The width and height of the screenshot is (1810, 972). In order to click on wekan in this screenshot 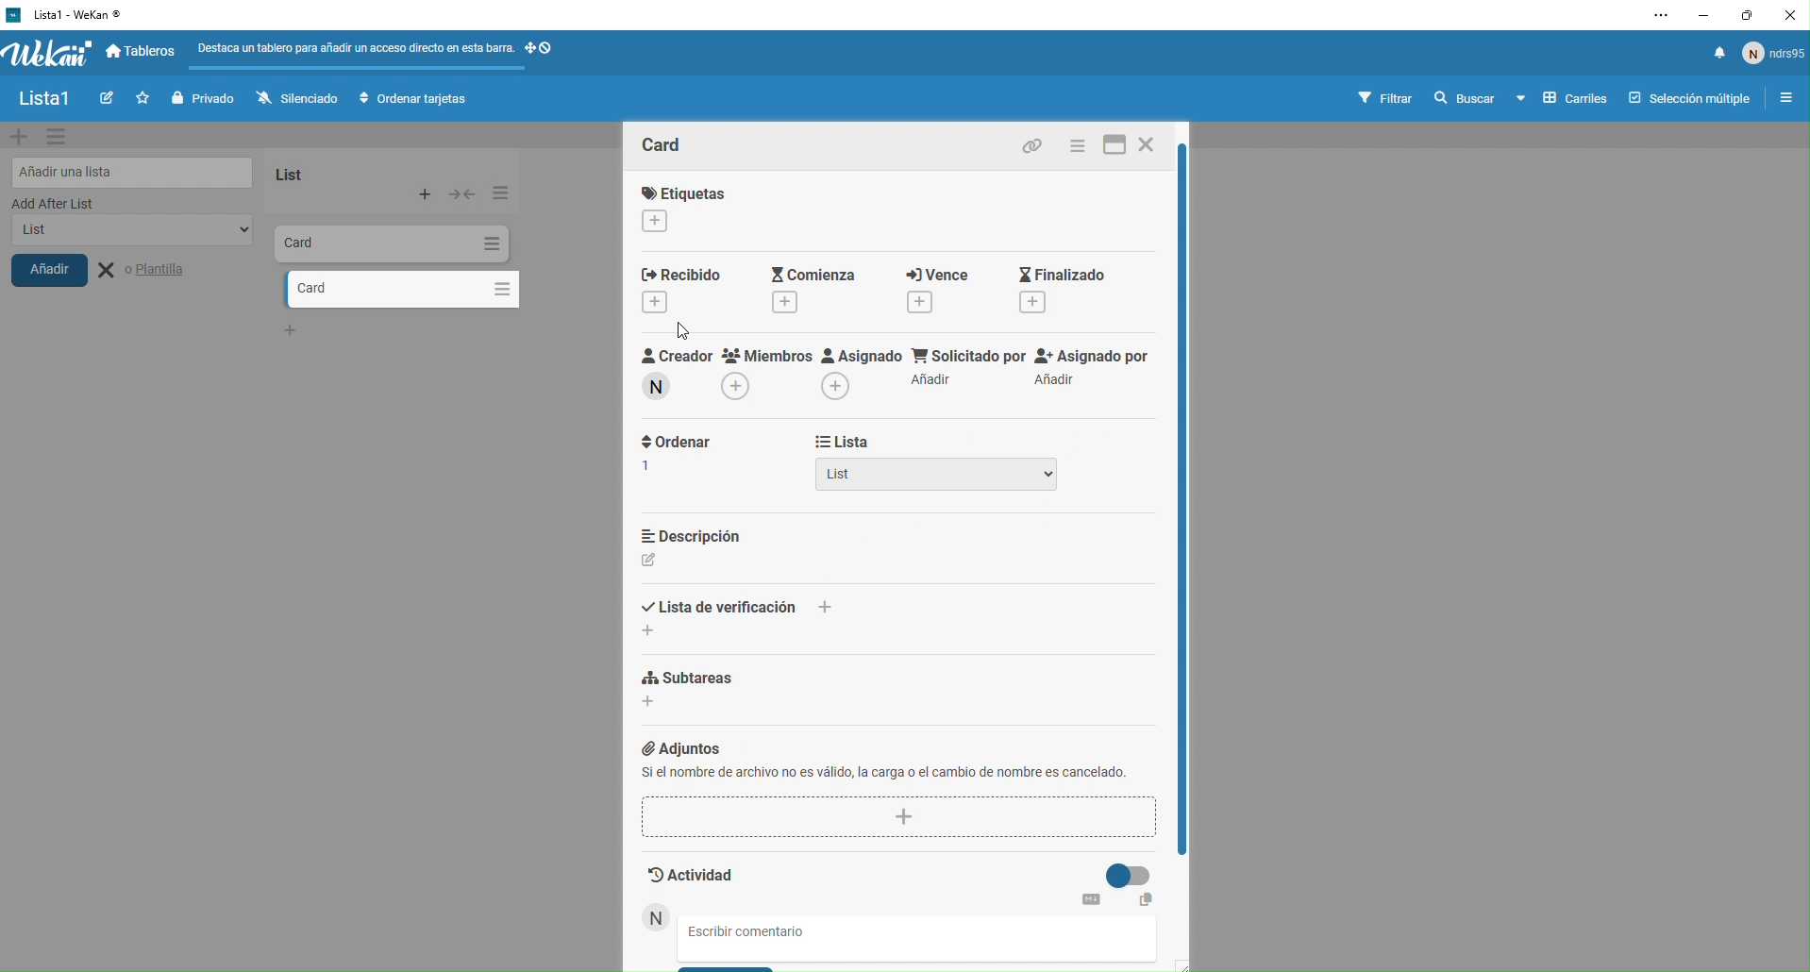, I will do `click(48, 55)`.